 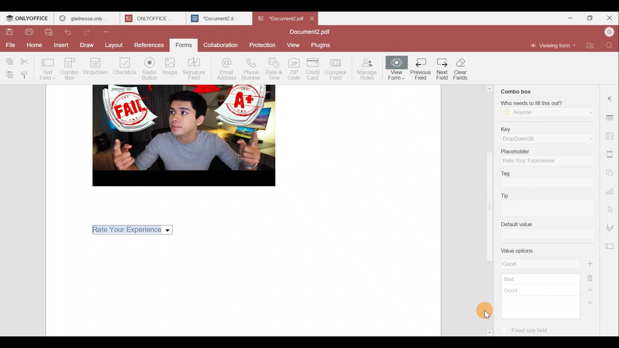 What do you see at coordinates (134, 229) in the screenshot?
I see `Rate Your Experience ` at bounding box center [134, 229].